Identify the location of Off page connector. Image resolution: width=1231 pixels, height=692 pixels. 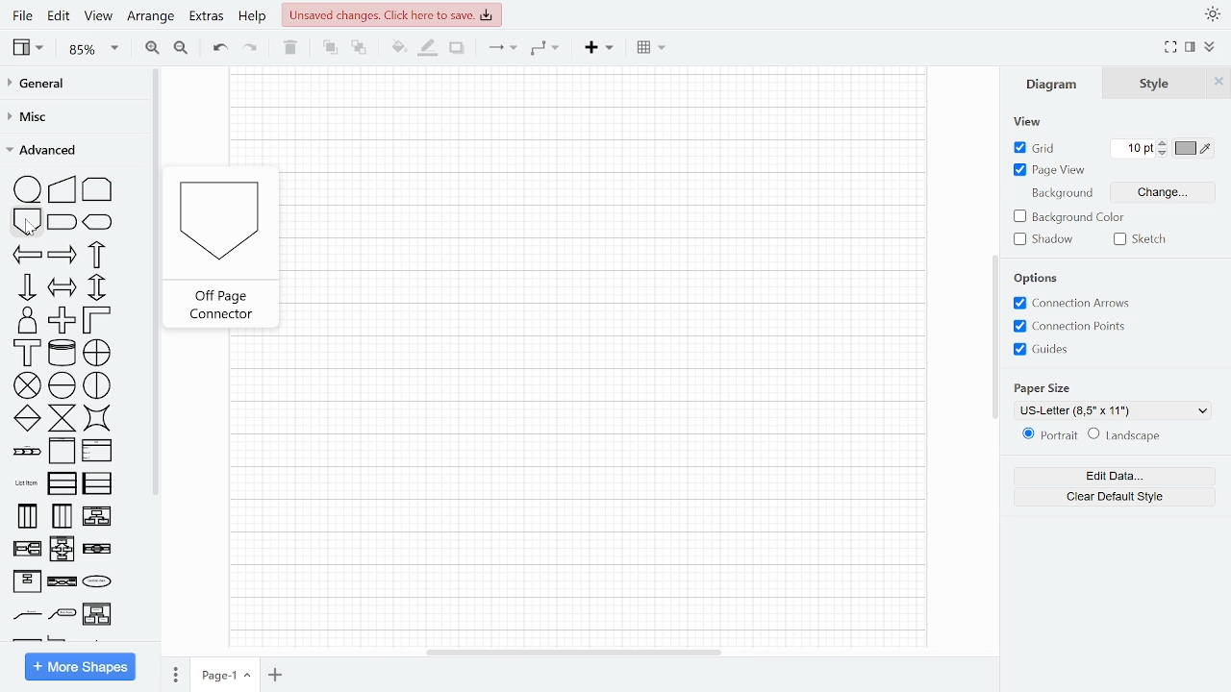
(223, 300).